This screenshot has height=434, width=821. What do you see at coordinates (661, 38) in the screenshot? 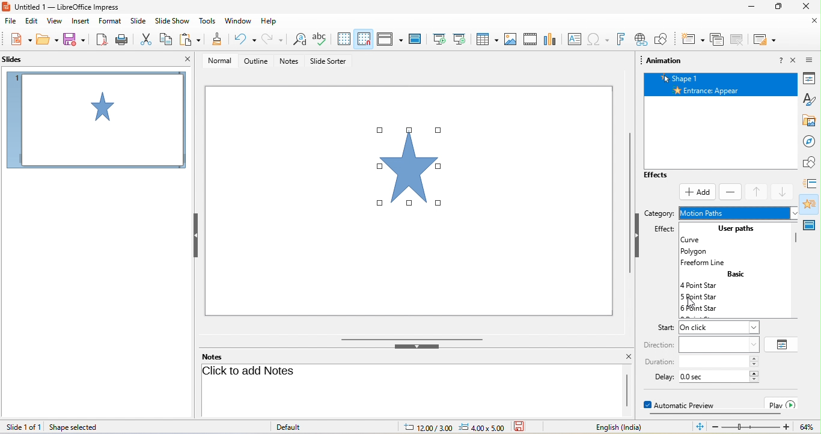
I see `show draw function` at bounding box center [661, 38].